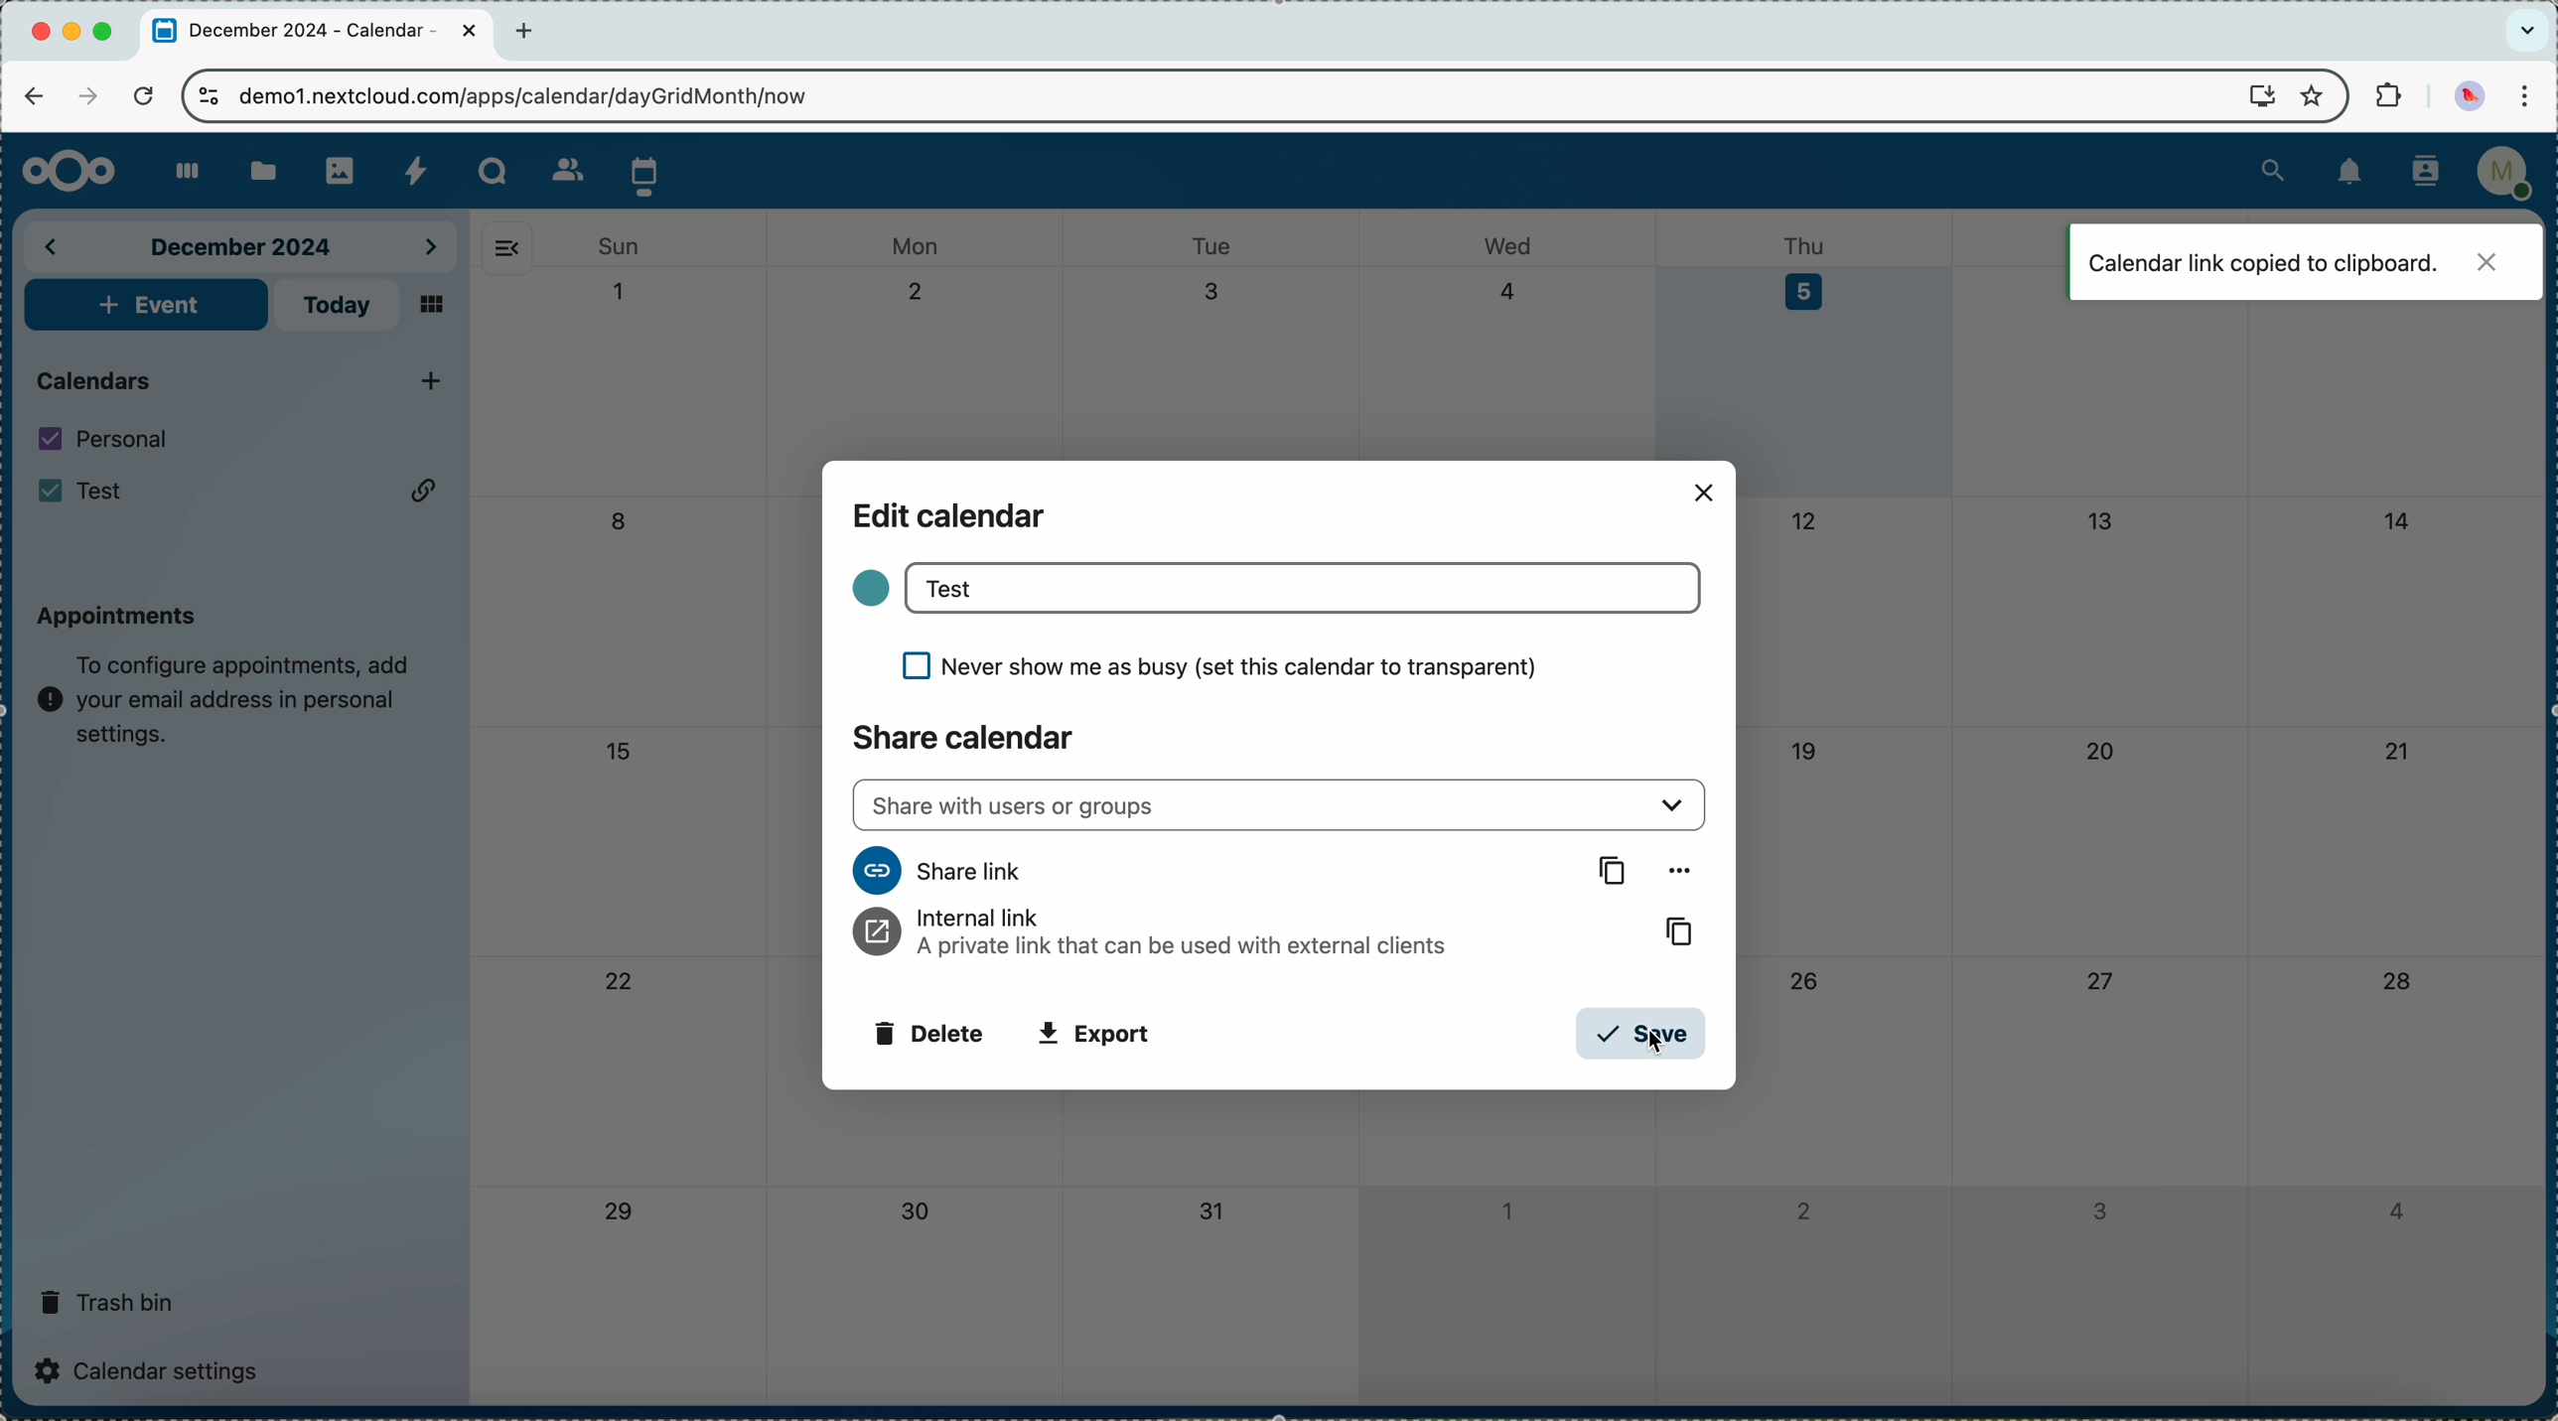 This screenshot has height=1421, width=2558. Describe the element at coordinates (2350, 173) in the screenshot. I see `notifications` at that location.